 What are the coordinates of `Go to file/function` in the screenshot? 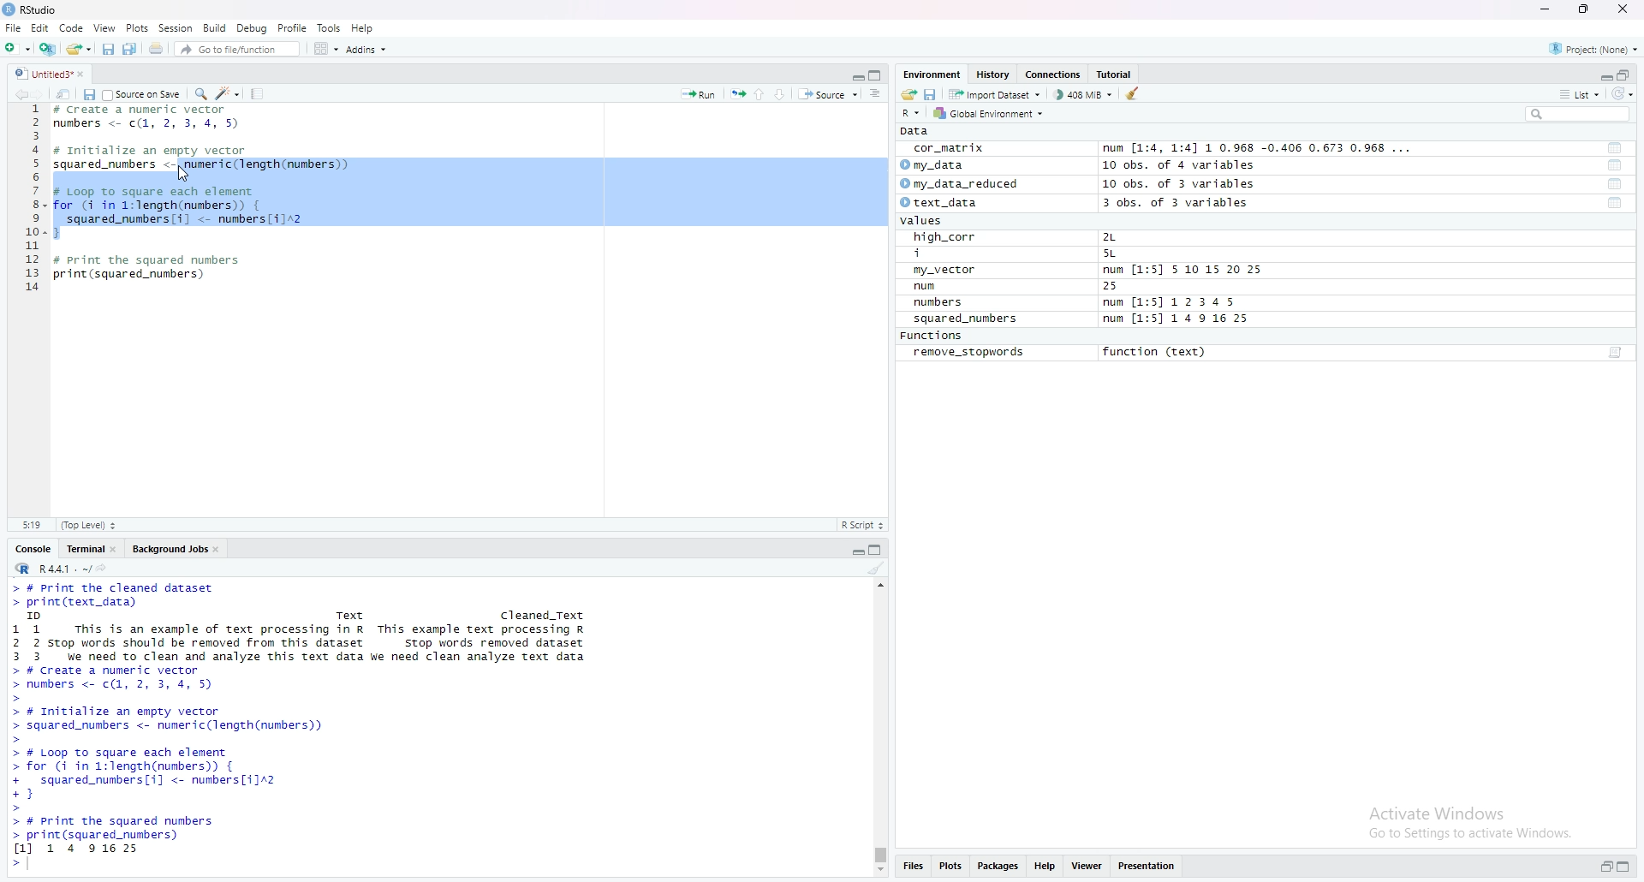 It's located at (235, 47).